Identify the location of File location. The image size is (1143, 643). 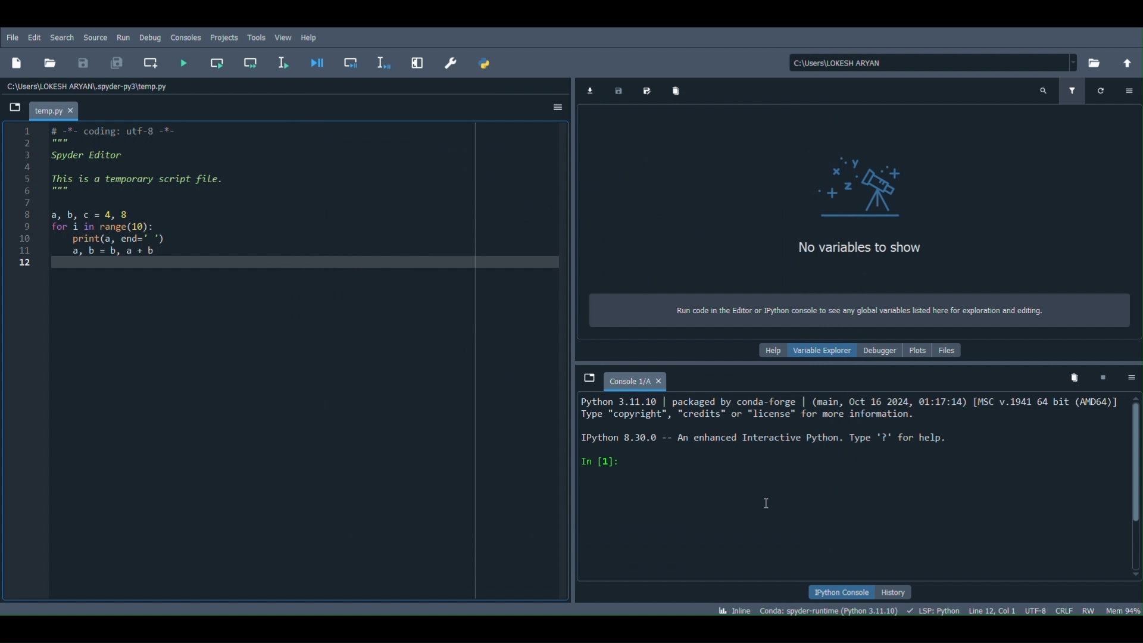
(930, 60).